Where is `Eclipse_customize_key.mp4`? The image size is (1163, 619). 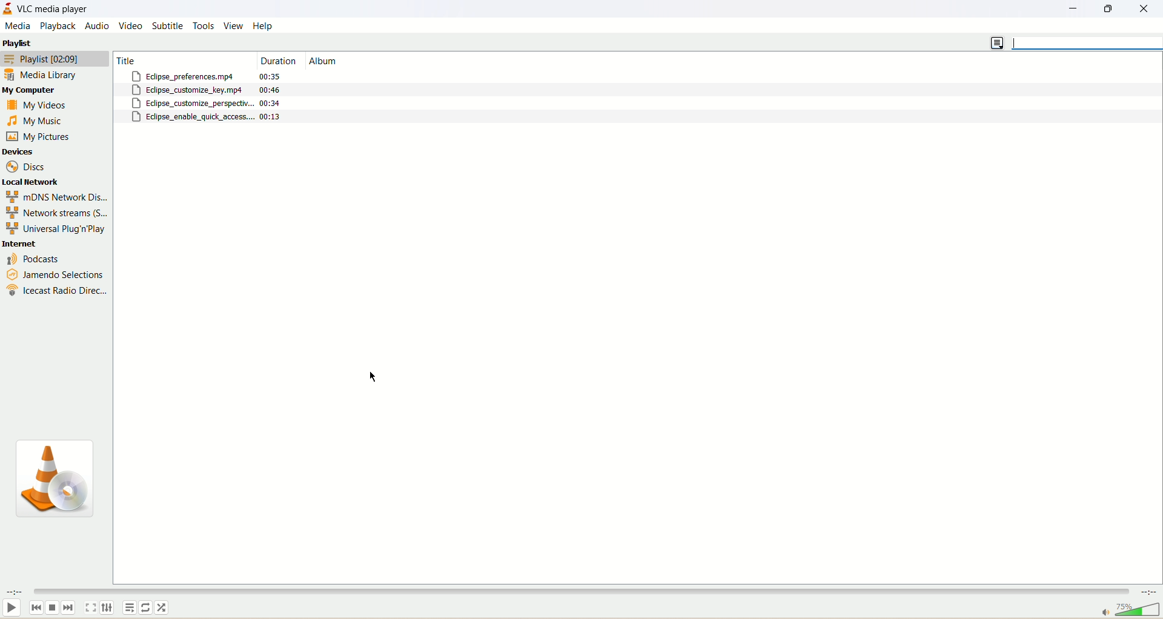
Eclipse_customize_key.mp4 is located at coordinates (188, 90).